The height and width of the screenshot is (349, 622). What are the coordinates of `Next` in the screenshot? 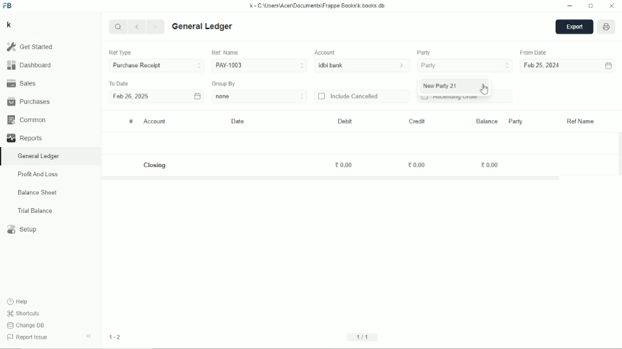 It's located at (157, 27).